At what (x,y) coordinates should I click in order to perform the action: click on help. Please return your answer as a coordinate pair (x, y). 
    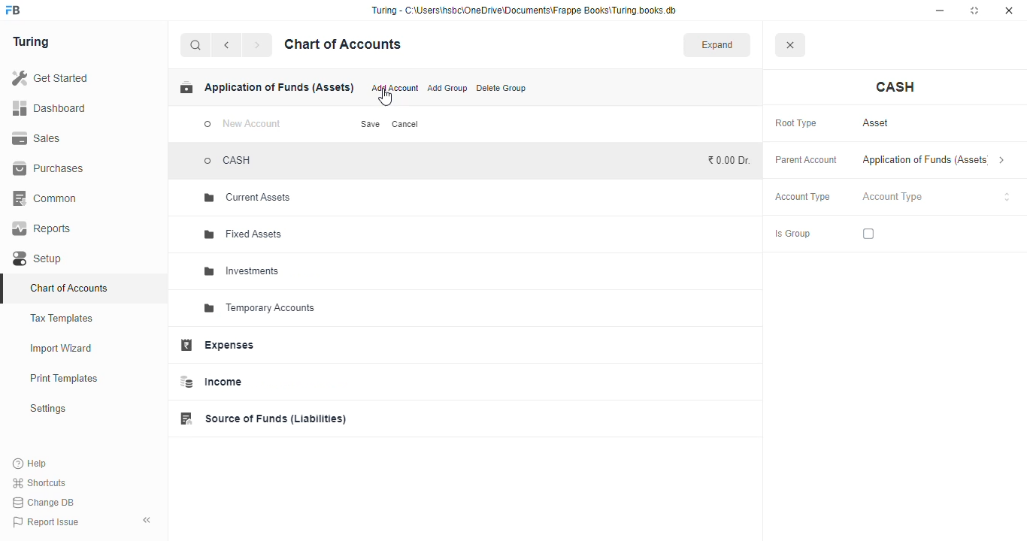
    Looking at the image, I should click on (30, 463).